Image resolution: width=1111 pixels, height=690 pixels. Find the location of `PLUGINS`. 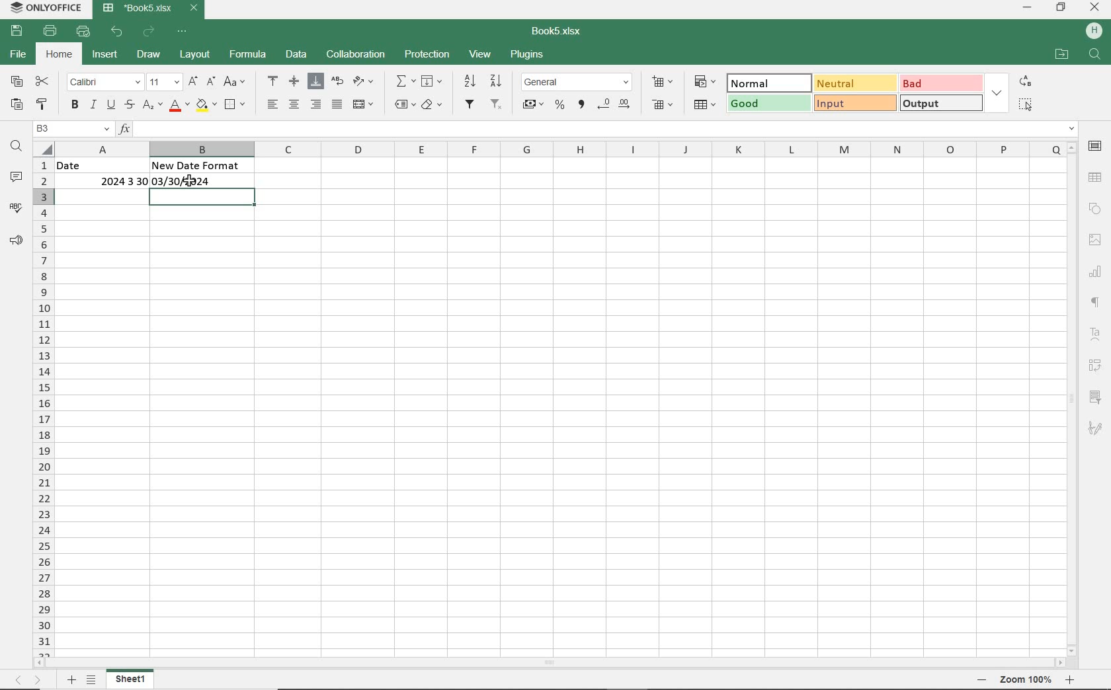

PLUGINS is located at coordinates (526, 56).